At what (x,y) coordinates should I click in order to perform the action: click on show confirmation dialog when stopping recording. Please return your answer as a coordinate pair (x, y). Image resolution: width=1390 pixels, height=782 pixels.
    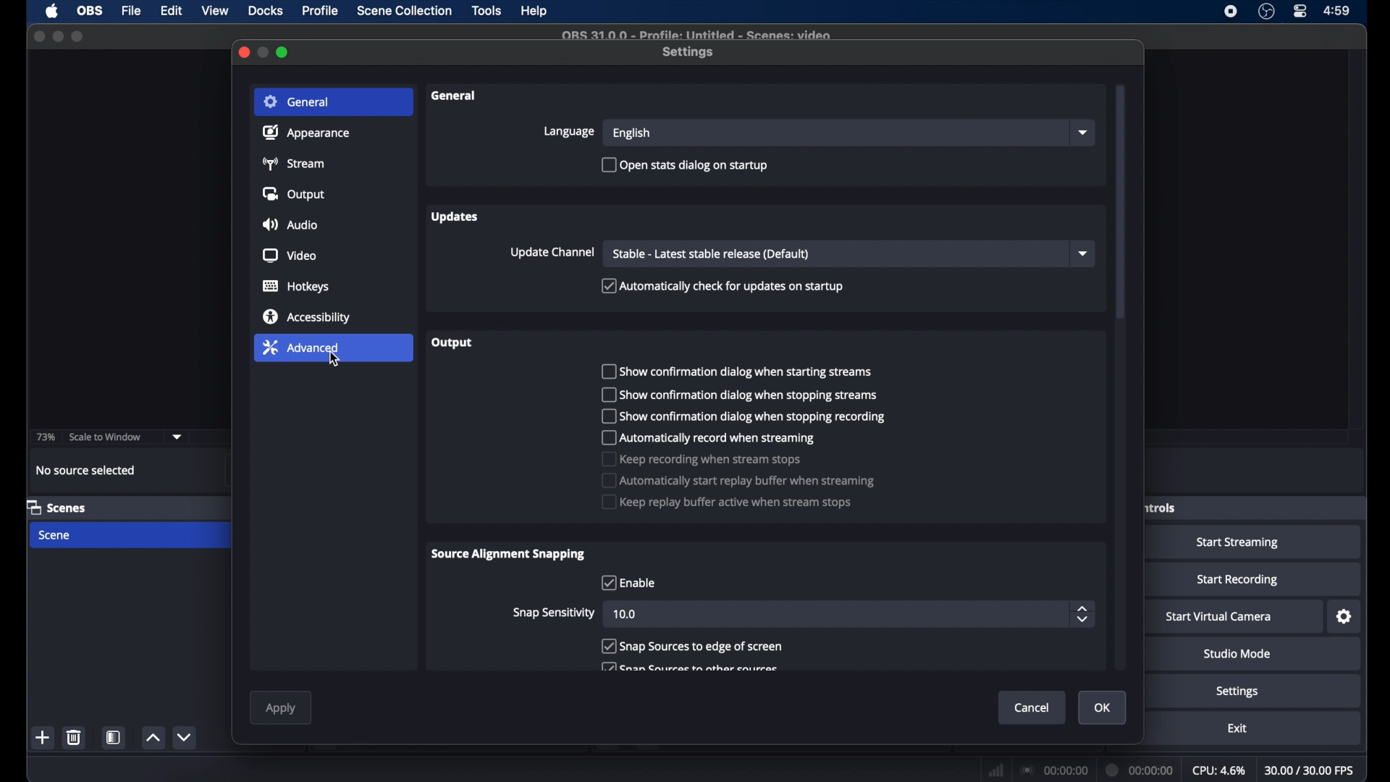
    Looking at the image, I should click on (744, 416).